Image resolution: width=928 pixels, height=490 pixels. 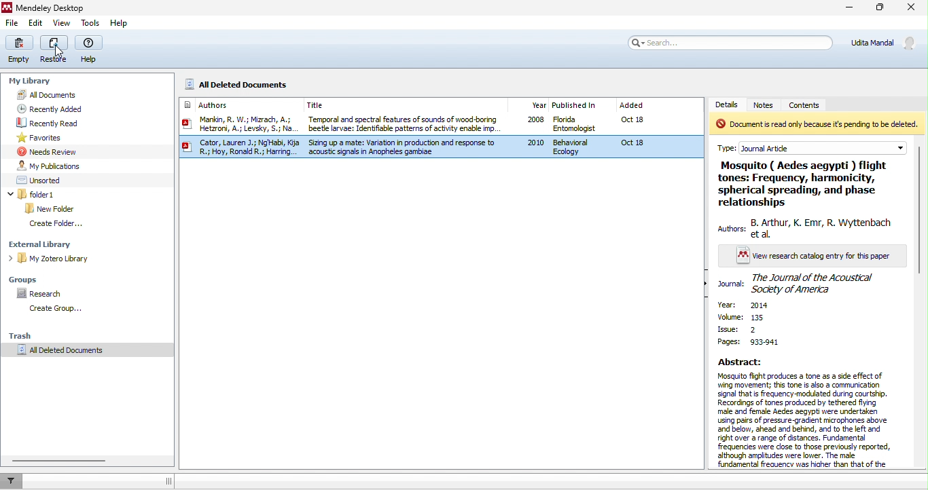 I want to click on Title

‘Temporal and spectral features of sounds of wood boring

beetle larvae: Identfiable pattems of activity enable mp.
ja Sng up a mate: Variation n production and response to
acoustic signals in Anopheles gambiae, so click(x=408, y=128).